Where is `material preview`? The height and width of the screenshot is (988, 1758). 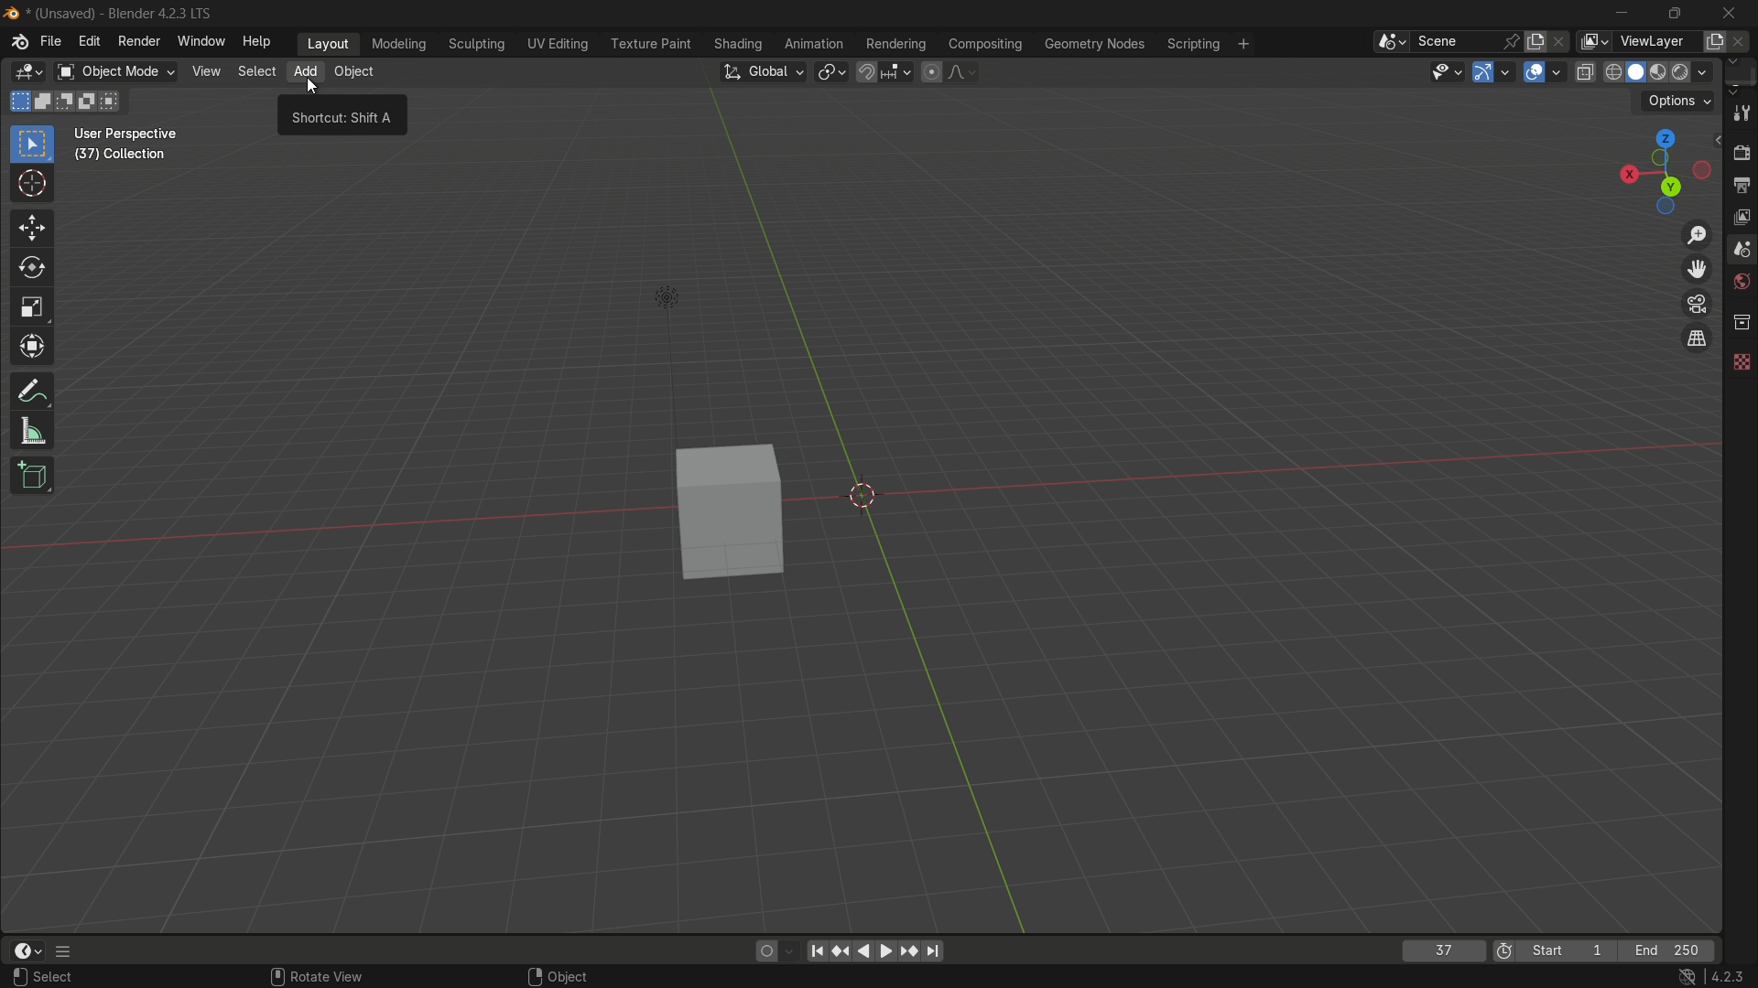
material preview is located at coordinates (1664, 72).